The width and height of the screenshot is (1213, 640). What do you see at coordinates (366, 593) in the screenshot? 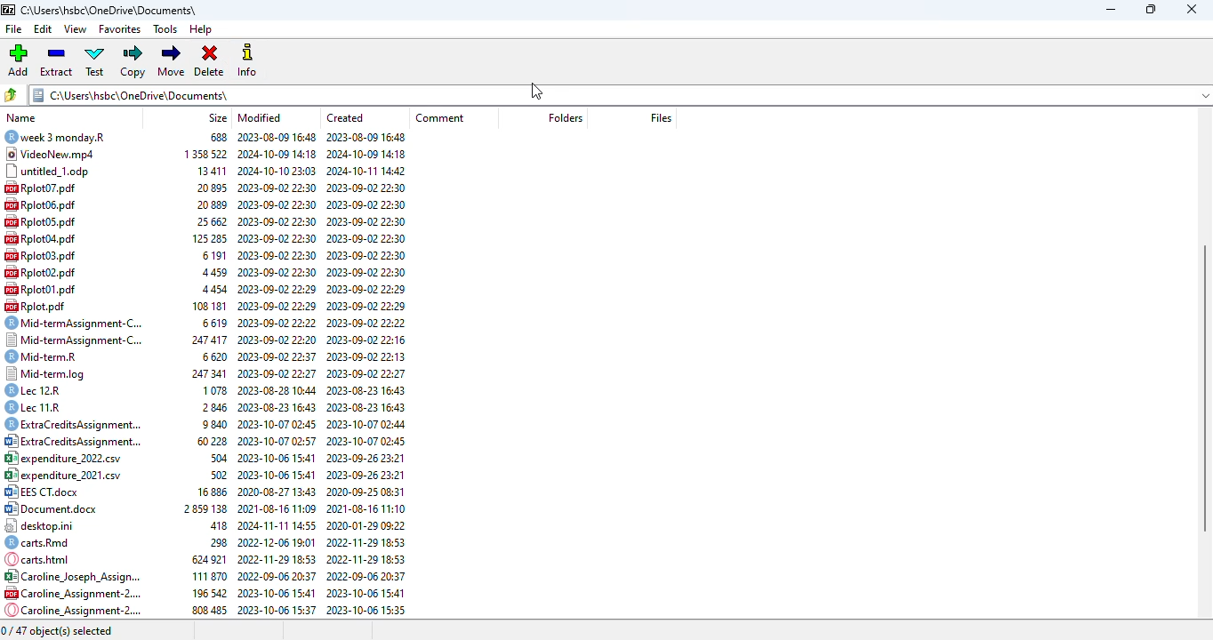
I see `2023-10-06 15:41` at bounding box center [366, 593].